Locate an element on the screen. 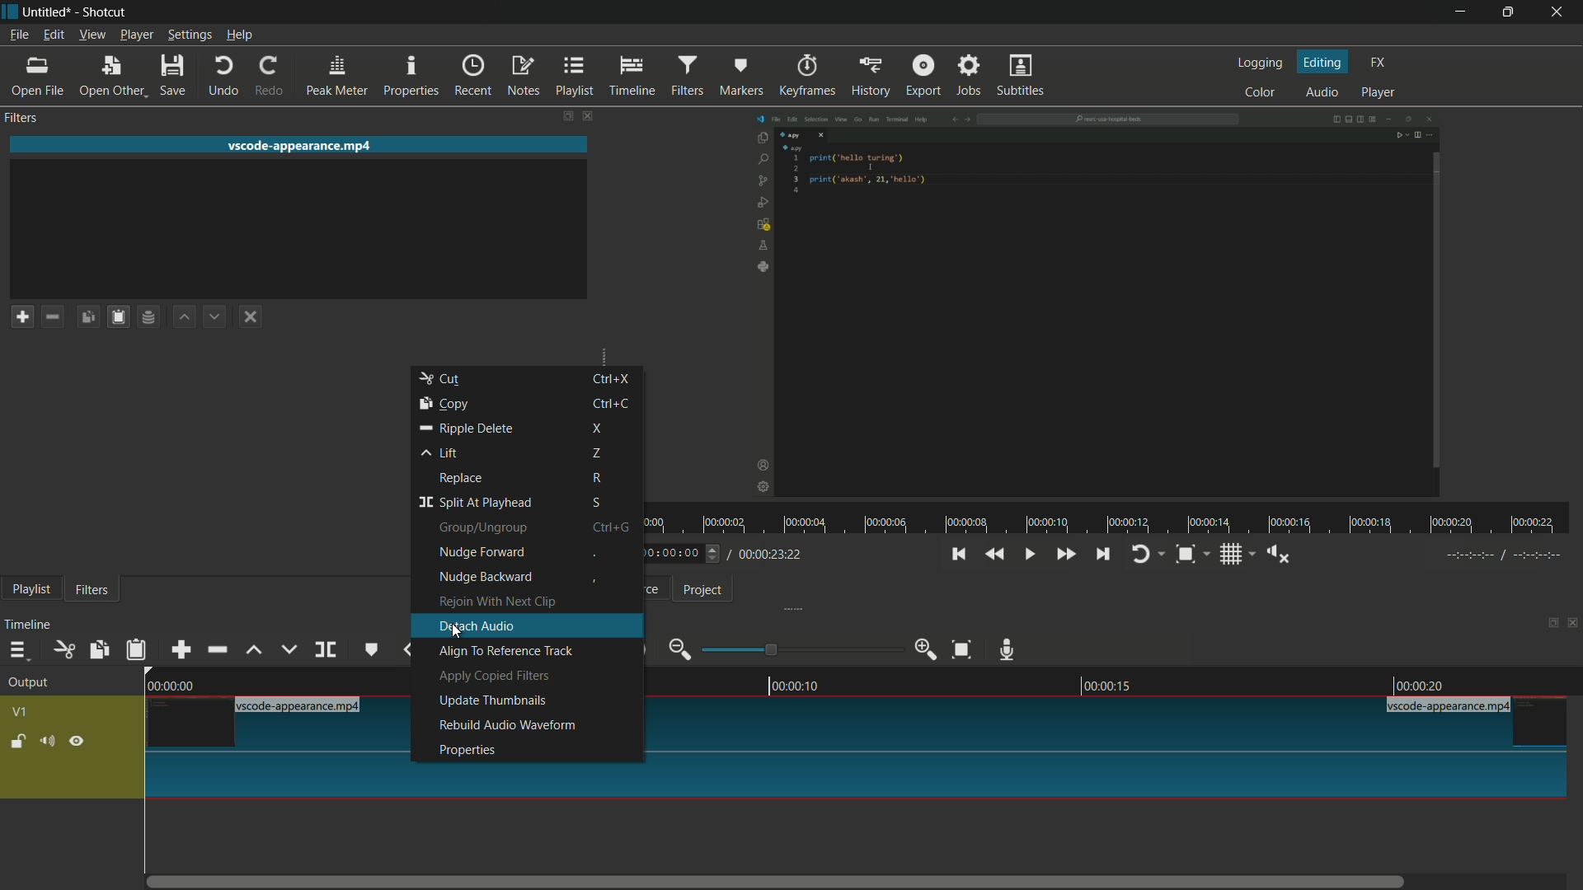 This screenshot has height=890, width=1583. project name is located at coordinates (49, 13).